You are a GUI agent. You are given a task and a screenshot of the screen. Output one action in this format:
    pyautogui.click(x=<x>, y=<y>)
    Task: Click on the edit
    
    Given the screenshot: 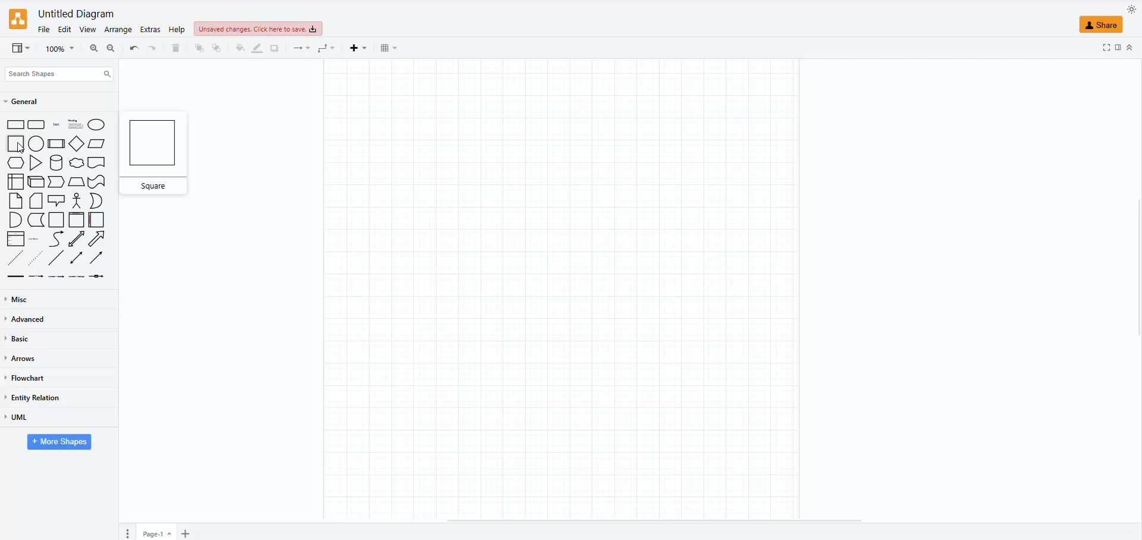 What is the action you would take?
    pyautogui.click(x=65, y=29)
    